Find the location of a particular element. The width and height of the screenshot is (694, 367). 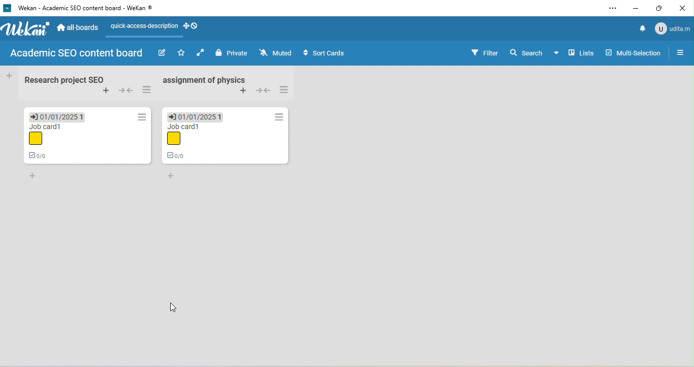

click to star is located at coordinates (181, 53).